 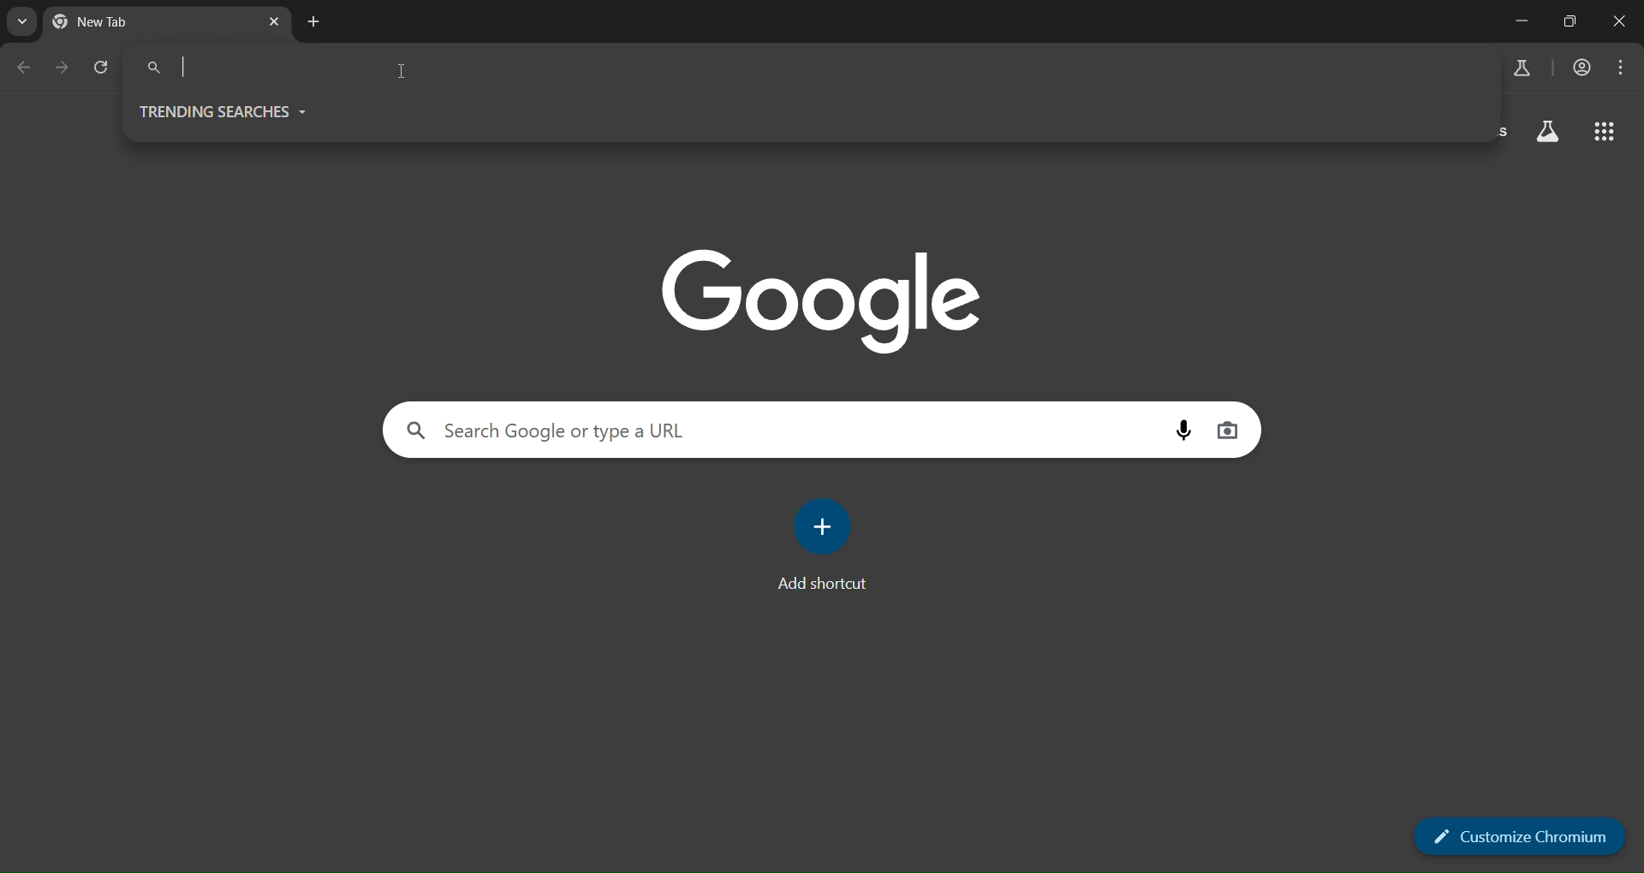 I want to click on voice search, so click(x=1181, y=429).